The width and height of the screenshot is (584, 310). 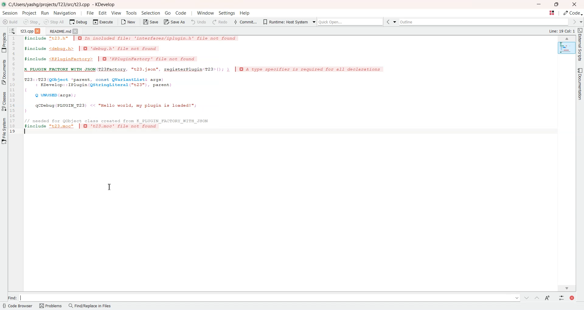 I want to click on Documents, so click(x=4, y=72).